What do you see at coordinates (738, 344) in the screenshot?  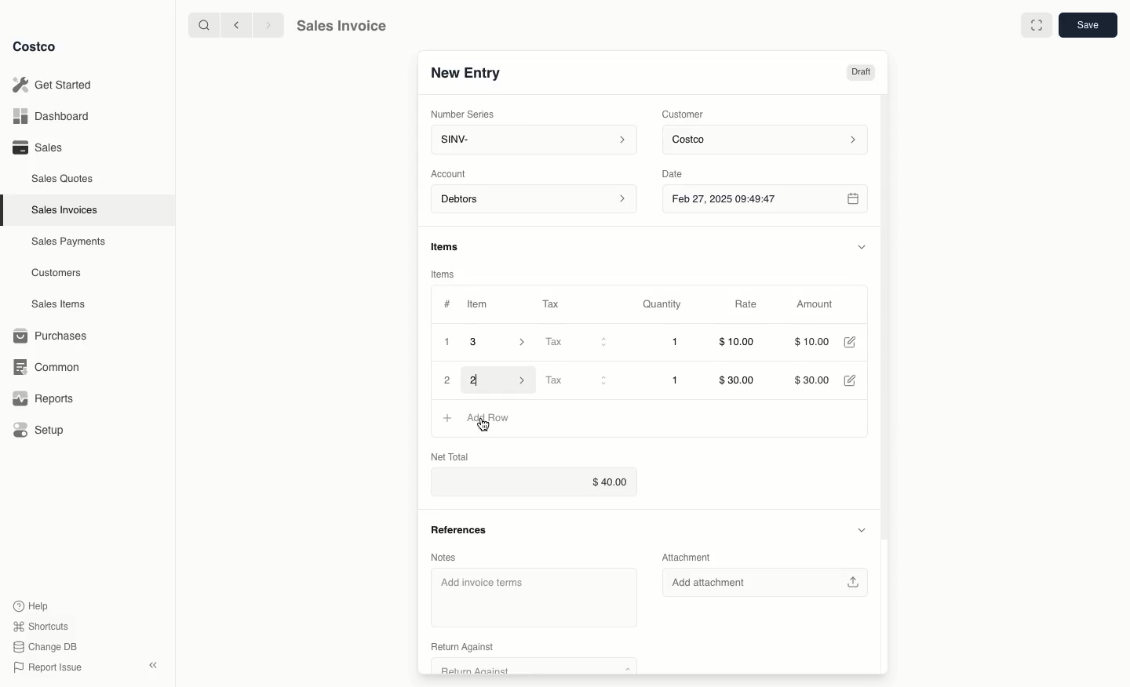 I see `$10.00` at bounding box center [738, 344].